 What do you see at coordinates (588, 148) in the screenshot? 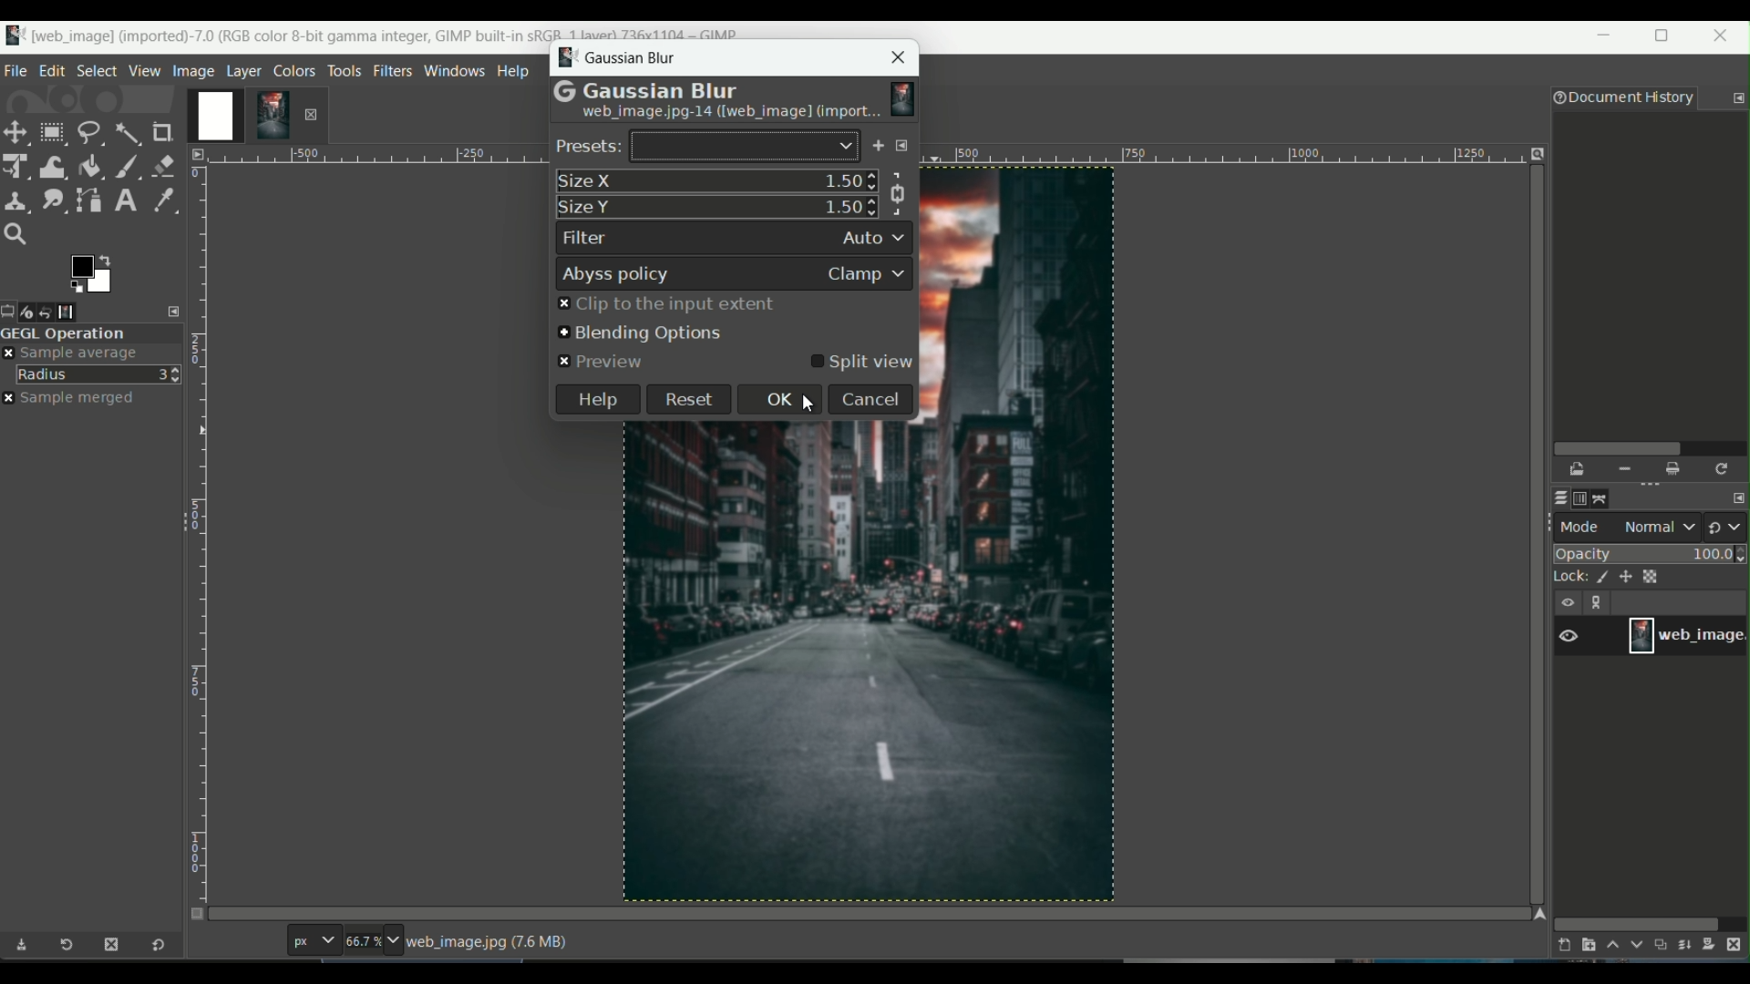
I see `presets` at bounding box center [588, 148].